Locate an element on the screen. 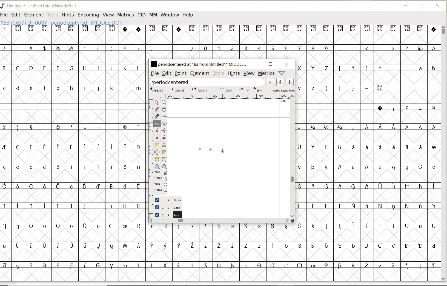 This screenshot has width=447, height=286. special characters is located at coordinates (71, 196).